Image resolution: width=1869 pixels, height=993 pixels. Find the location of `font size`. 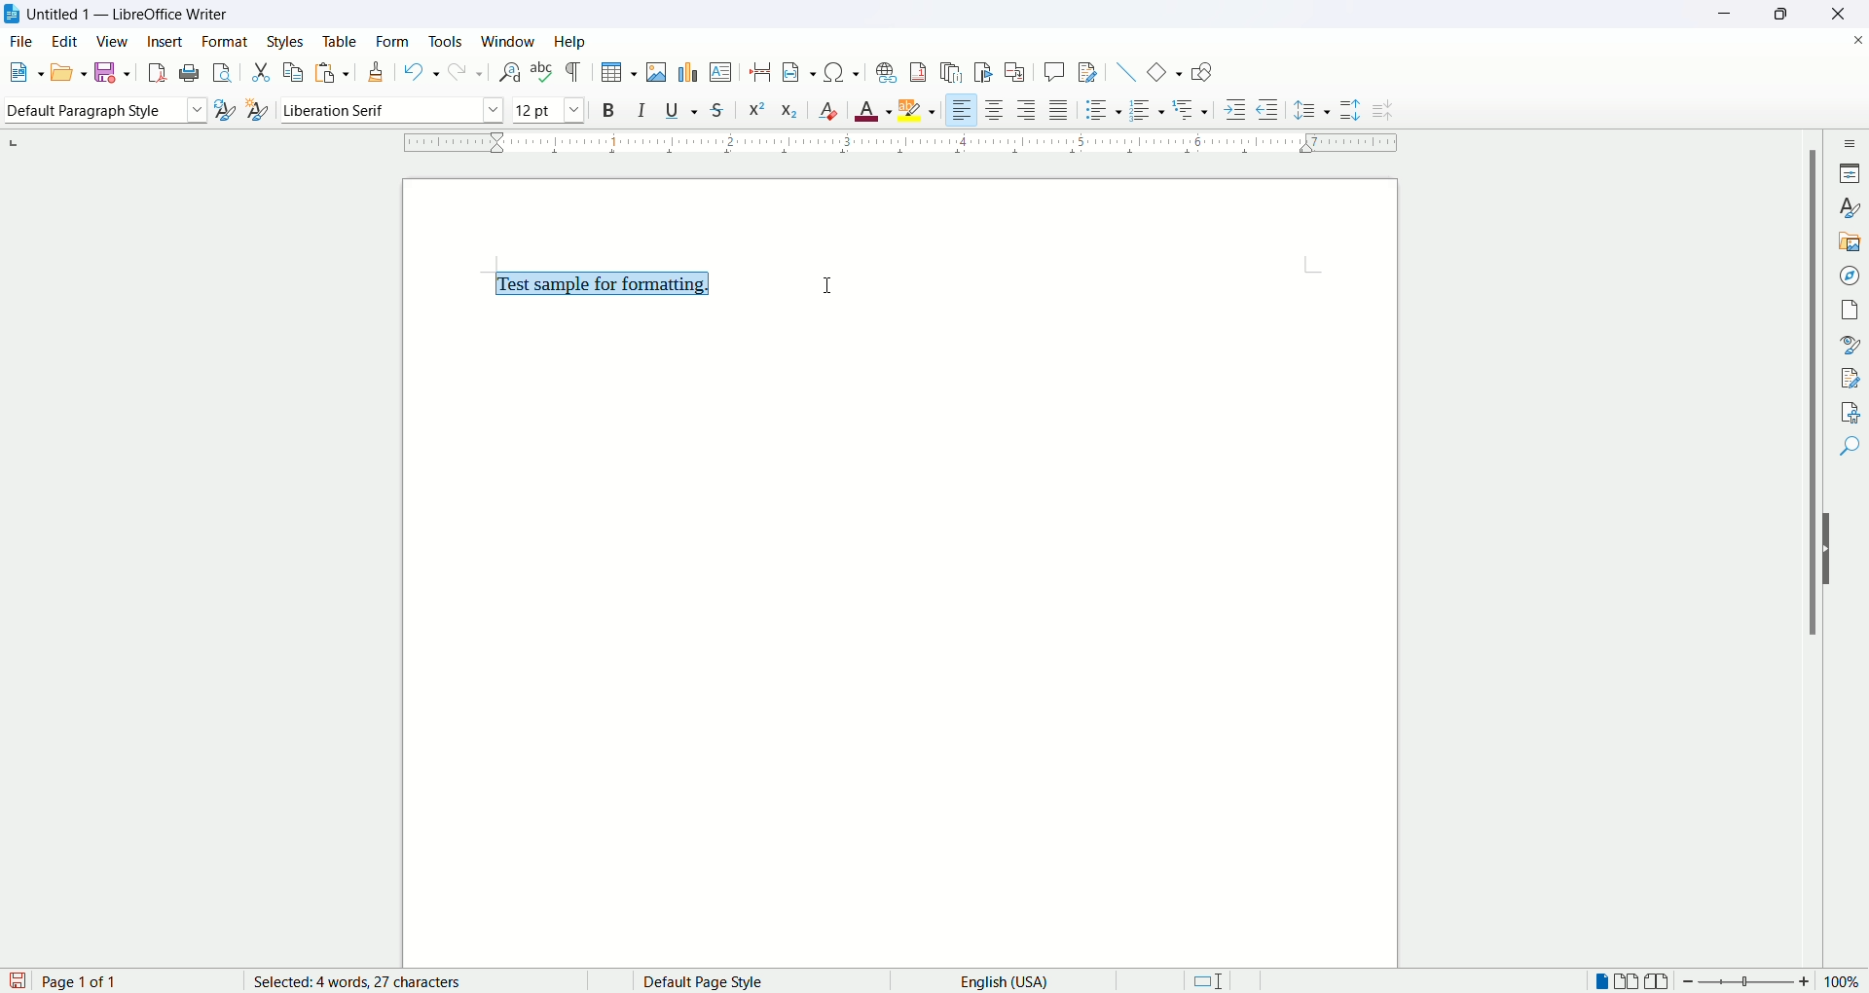

font size is located at coordinates (550, 111).